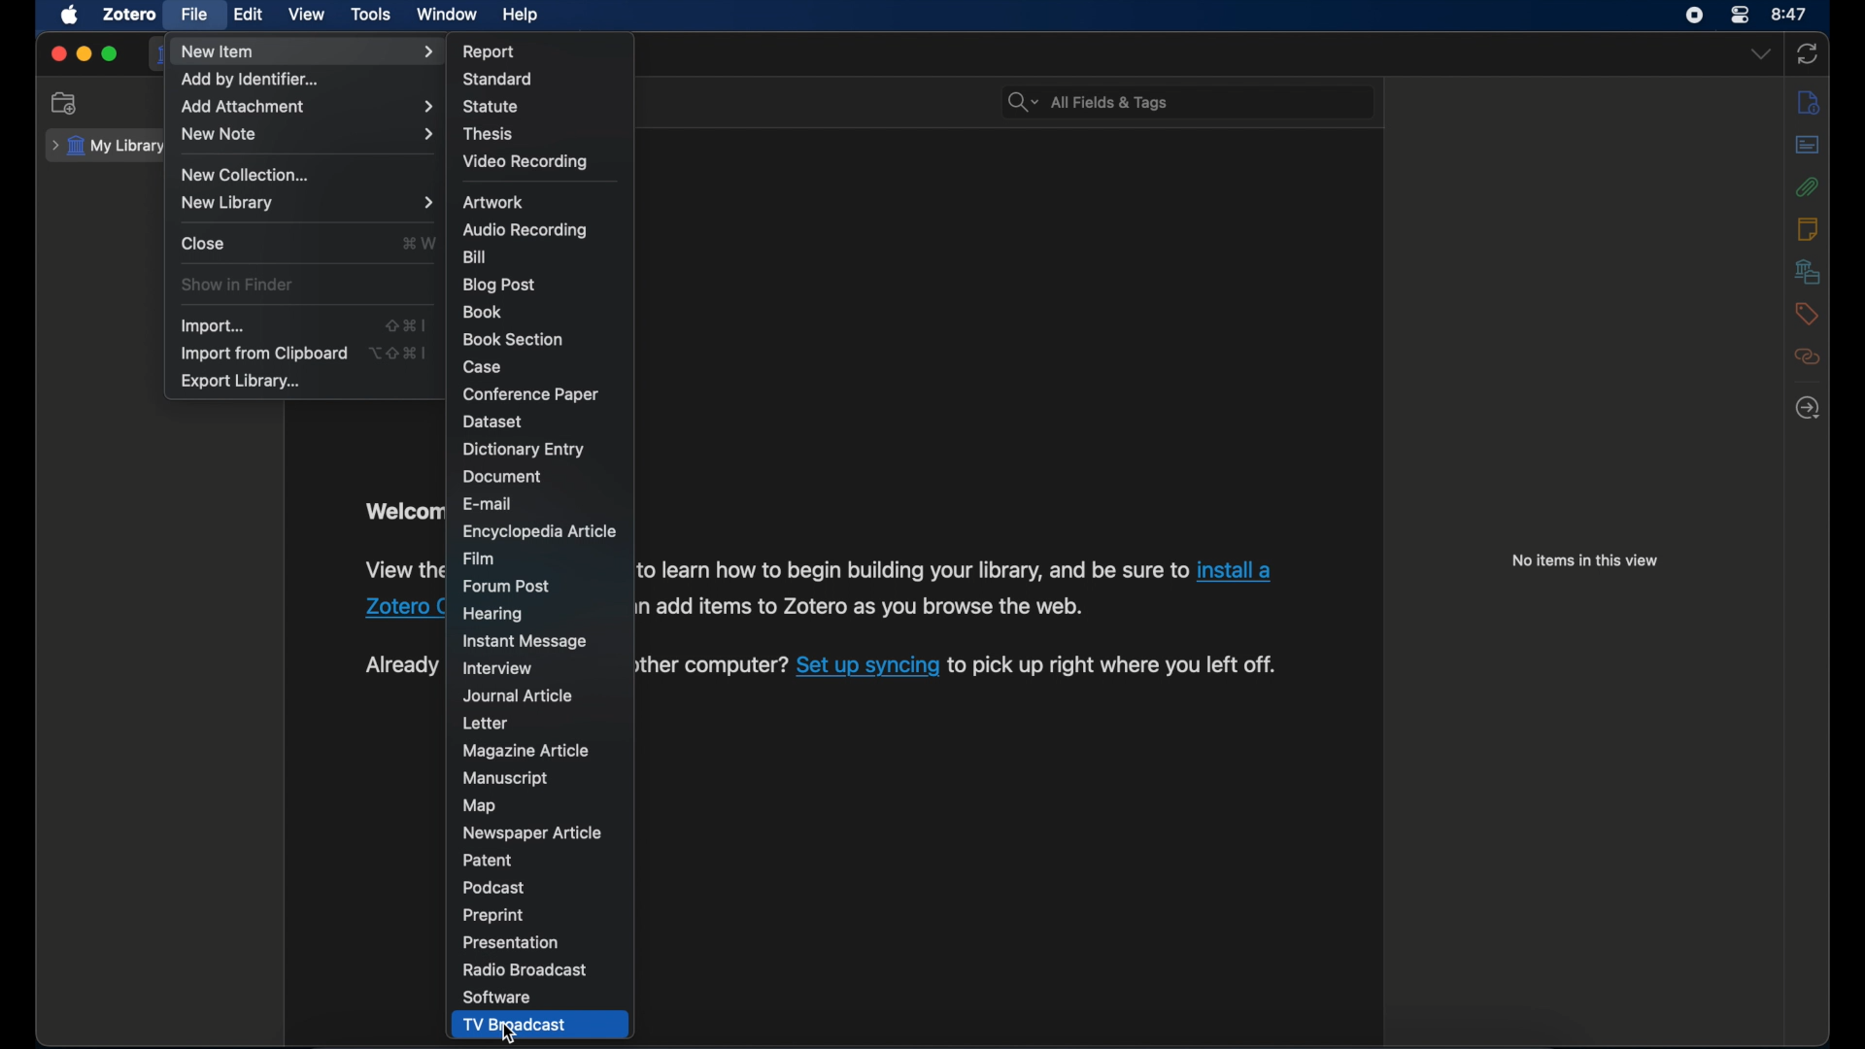 The image size is (1865, 1049). Describe the element at coordinates (485, 313) in the screenshot. I see `book` at that location.